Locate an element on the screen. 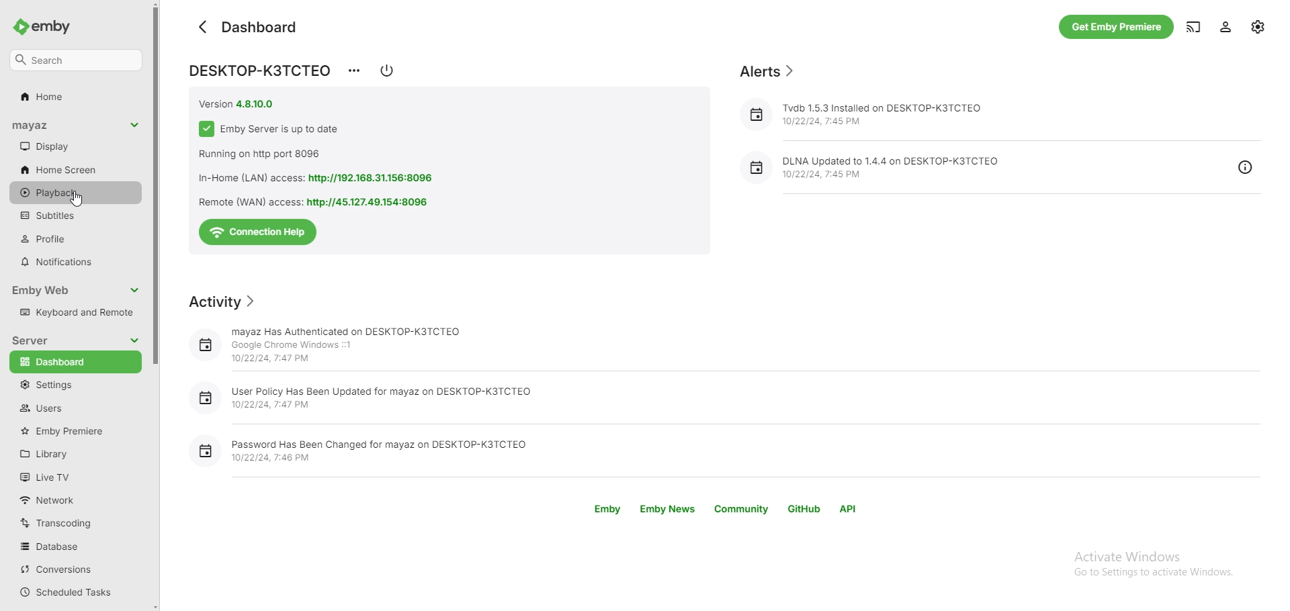  profiles is located at coordinates (73, 238).